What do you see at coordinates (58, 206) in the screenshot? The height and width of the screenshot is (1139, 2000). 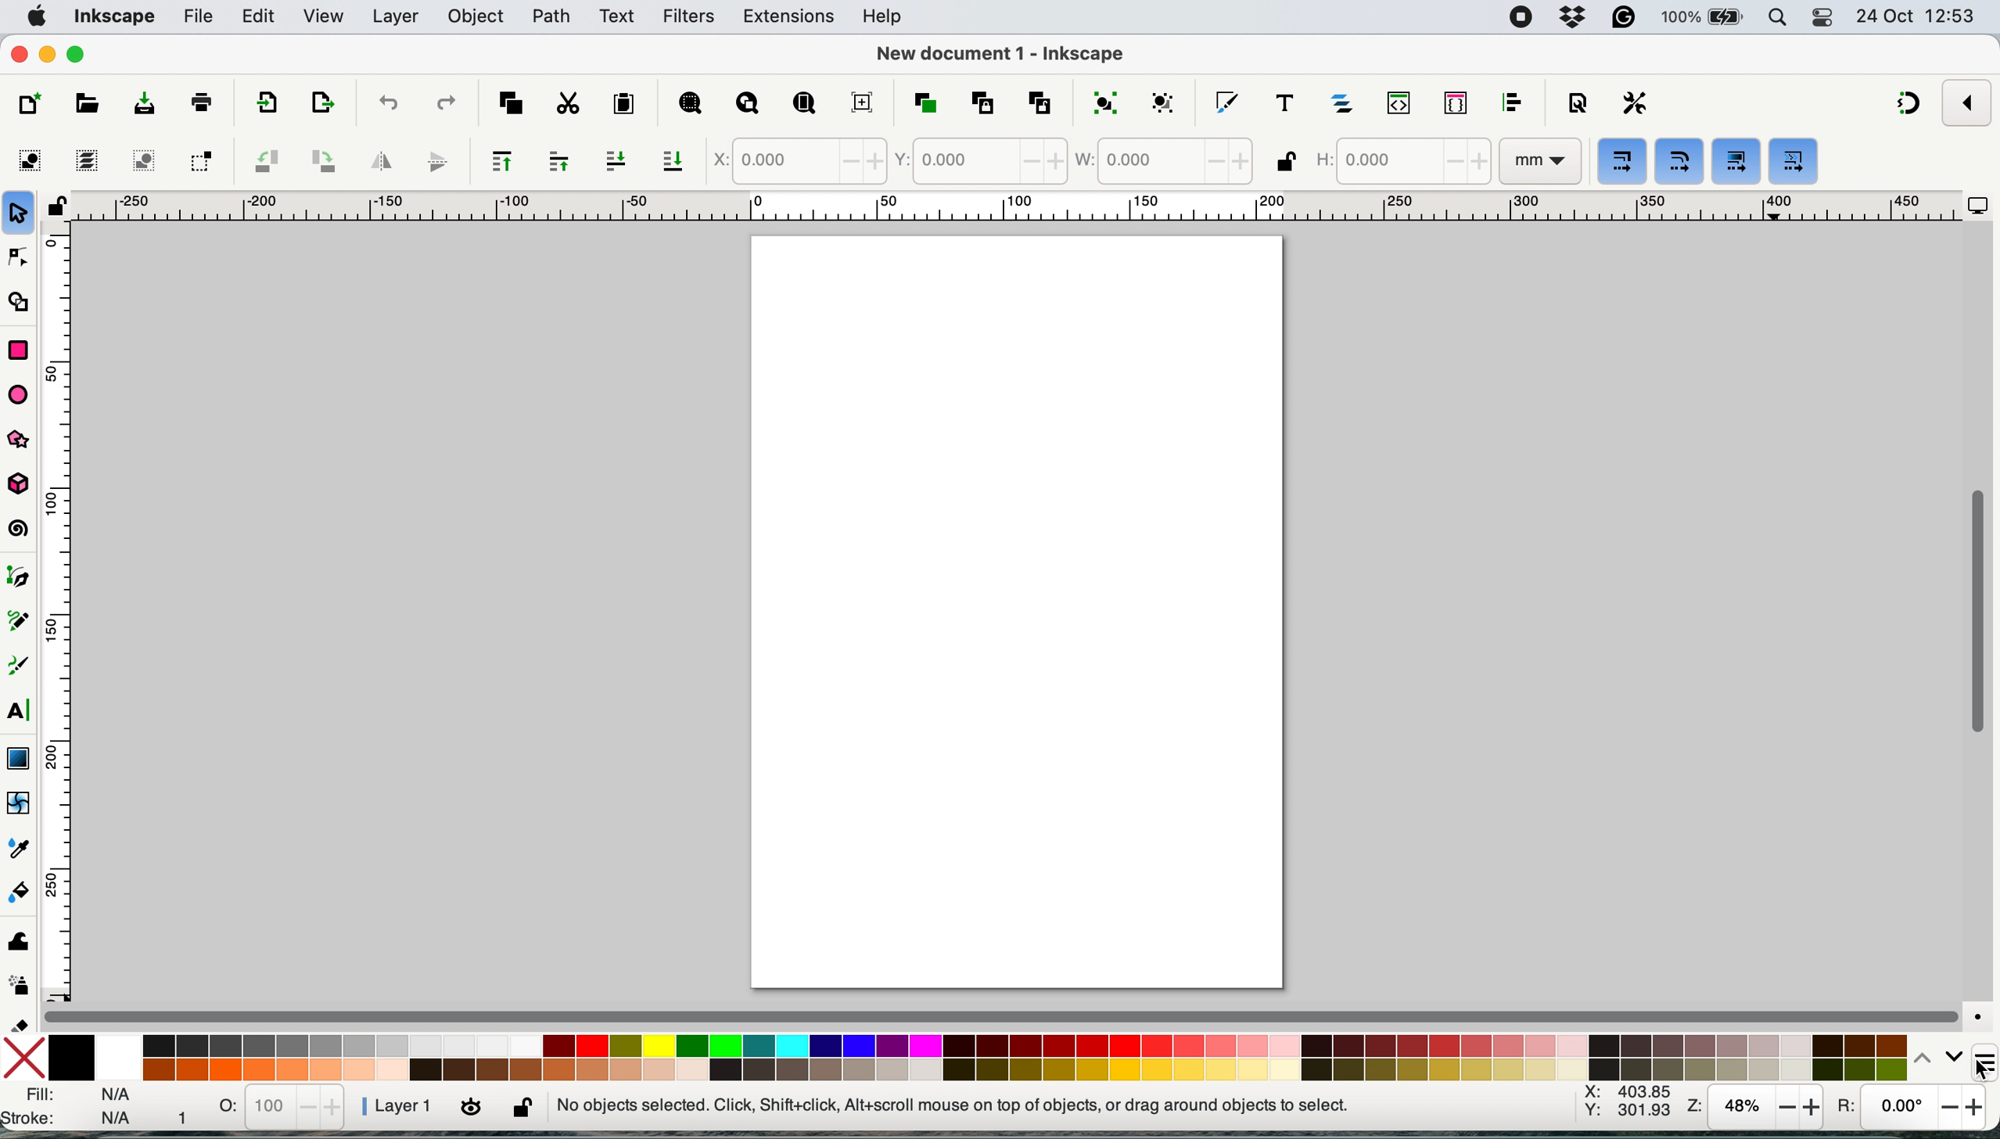 I see `toggle lock of all guides in this document` at bounding box center [58, 206].